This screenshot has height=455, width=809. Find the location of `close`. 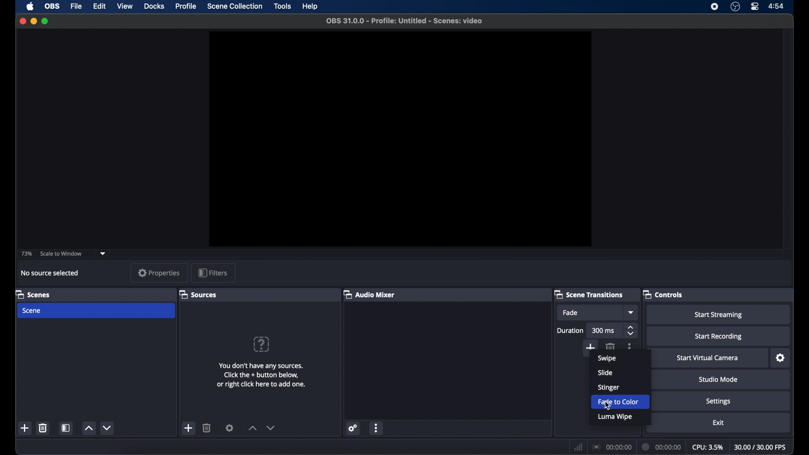

close is located at coordinates (22, 21).